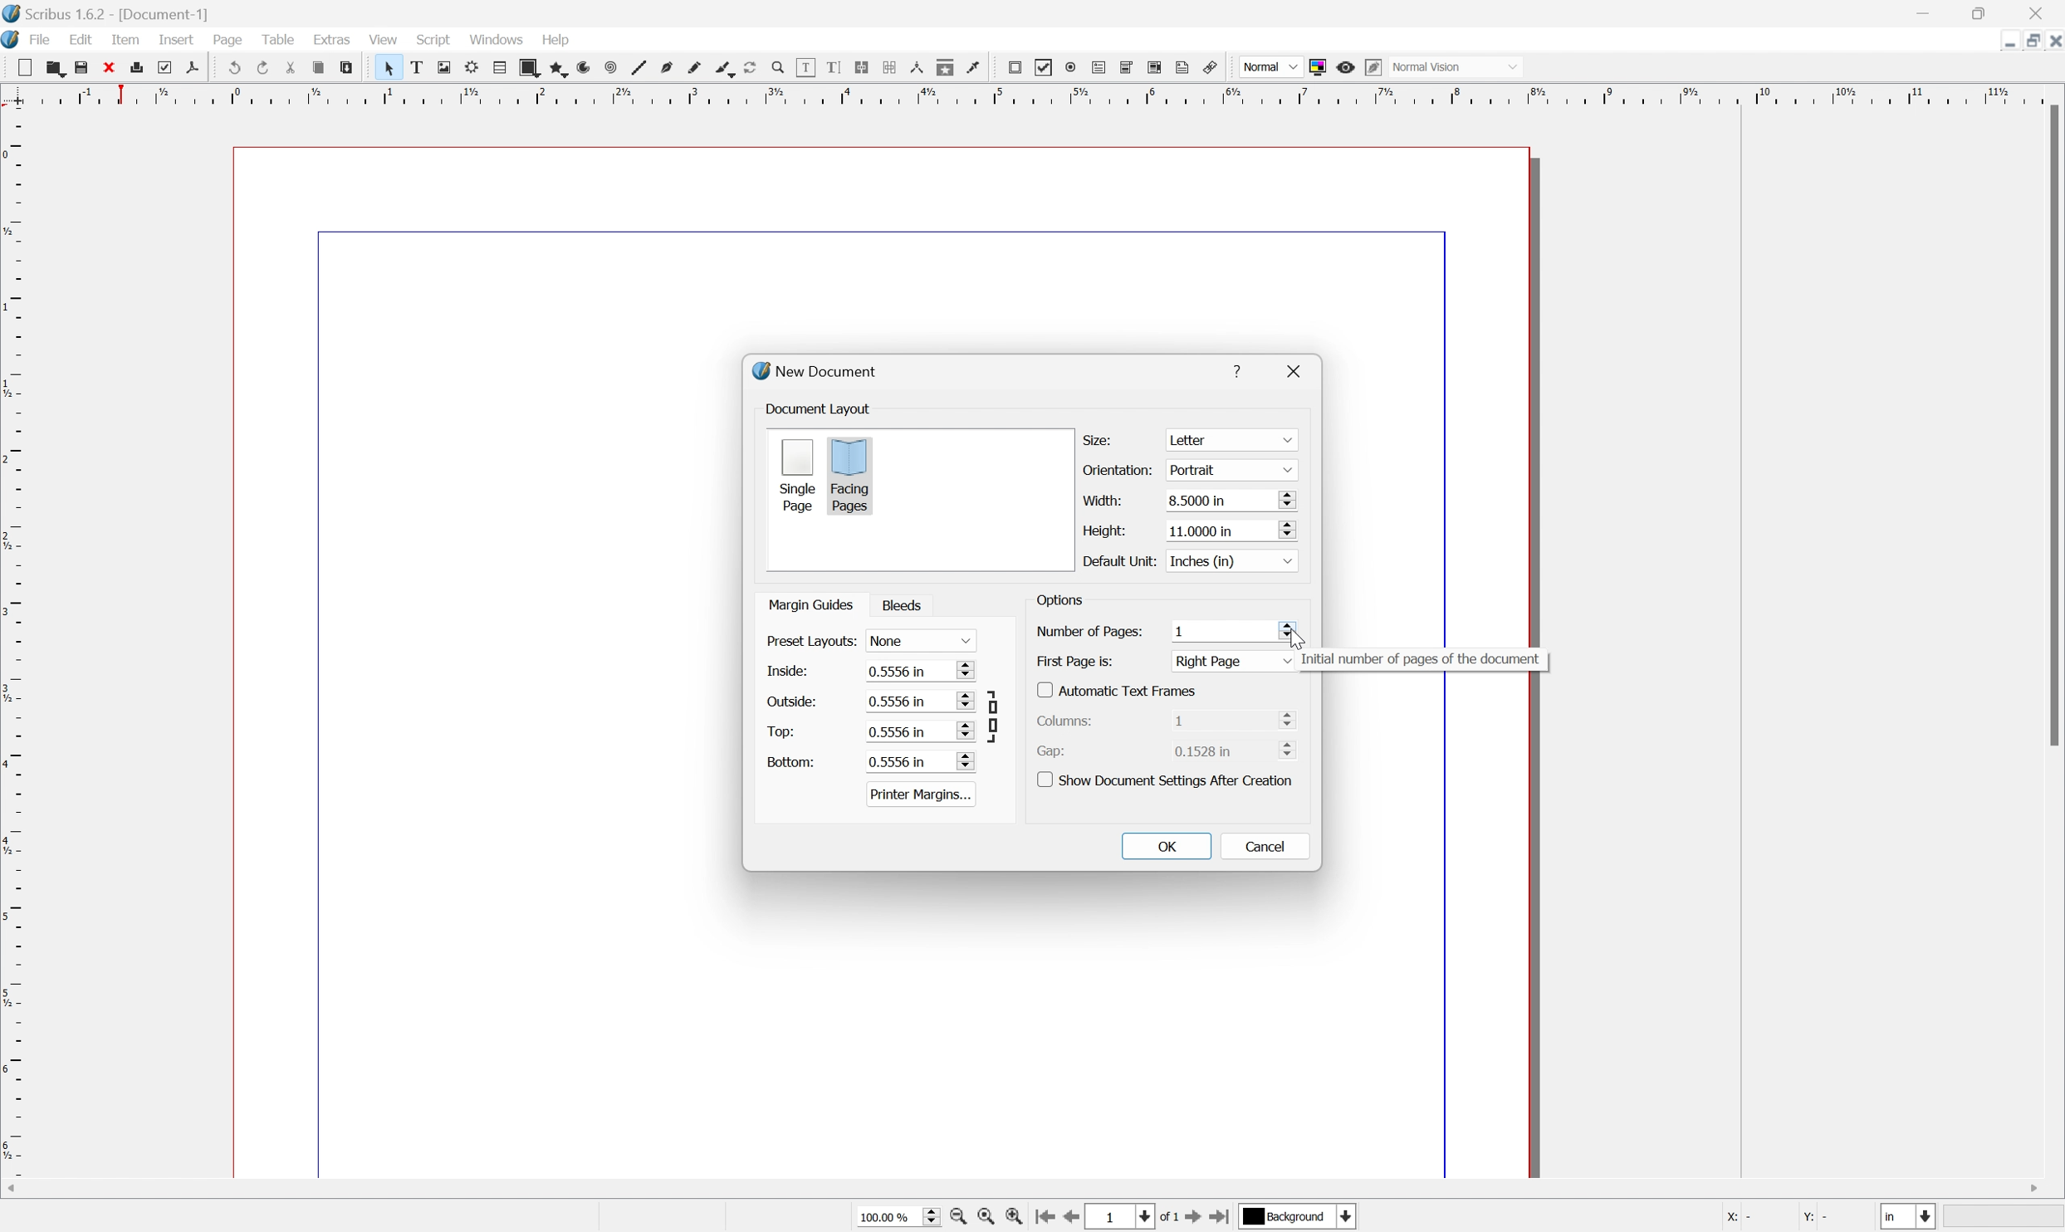  What do you see at coordinates (865, 67) in the screenshot?
I see `Link text text frames` at bounding box center [865, 67].